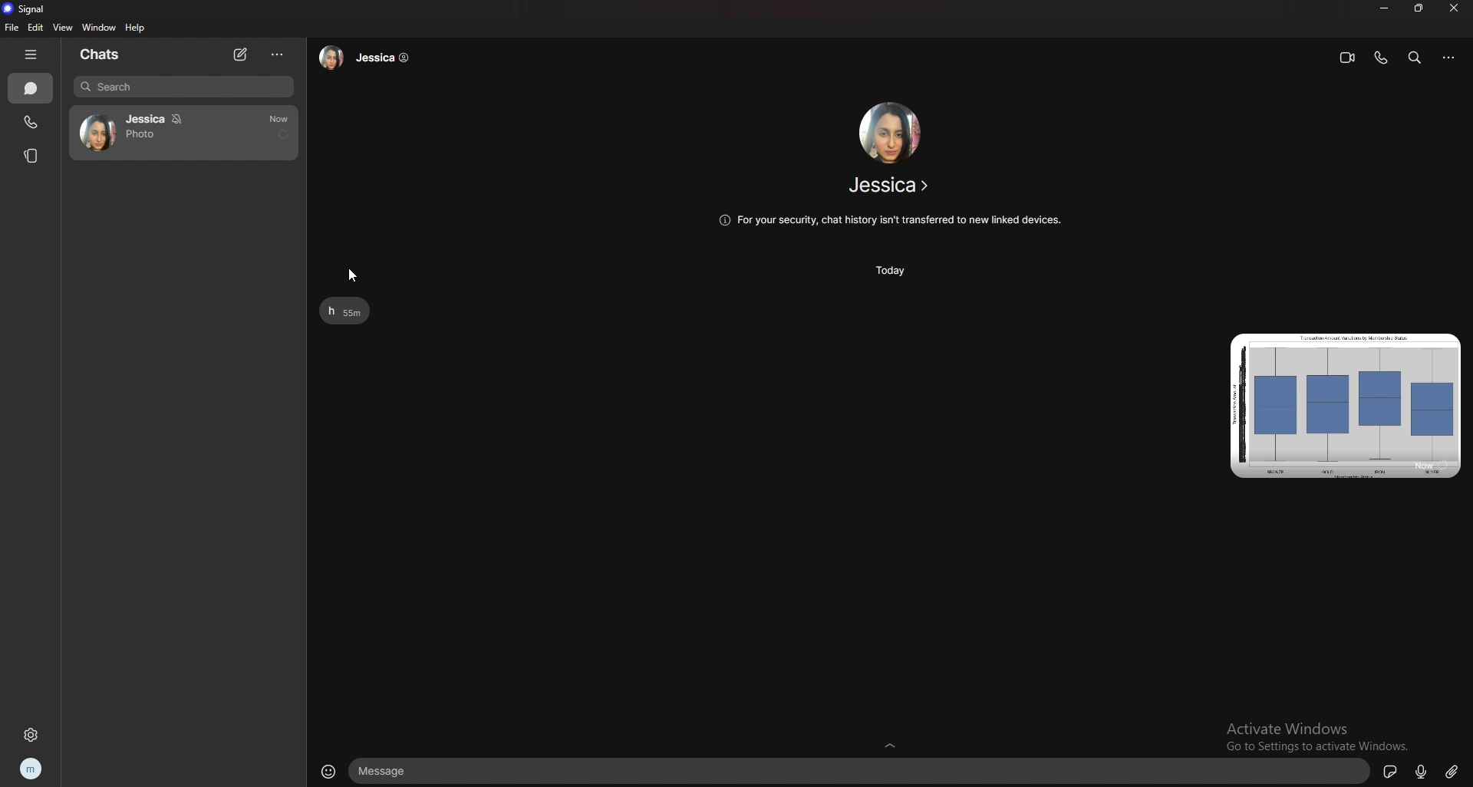 The width and height of the screenshot is (1473, 787). I want to click on options, so click(1450, 58).